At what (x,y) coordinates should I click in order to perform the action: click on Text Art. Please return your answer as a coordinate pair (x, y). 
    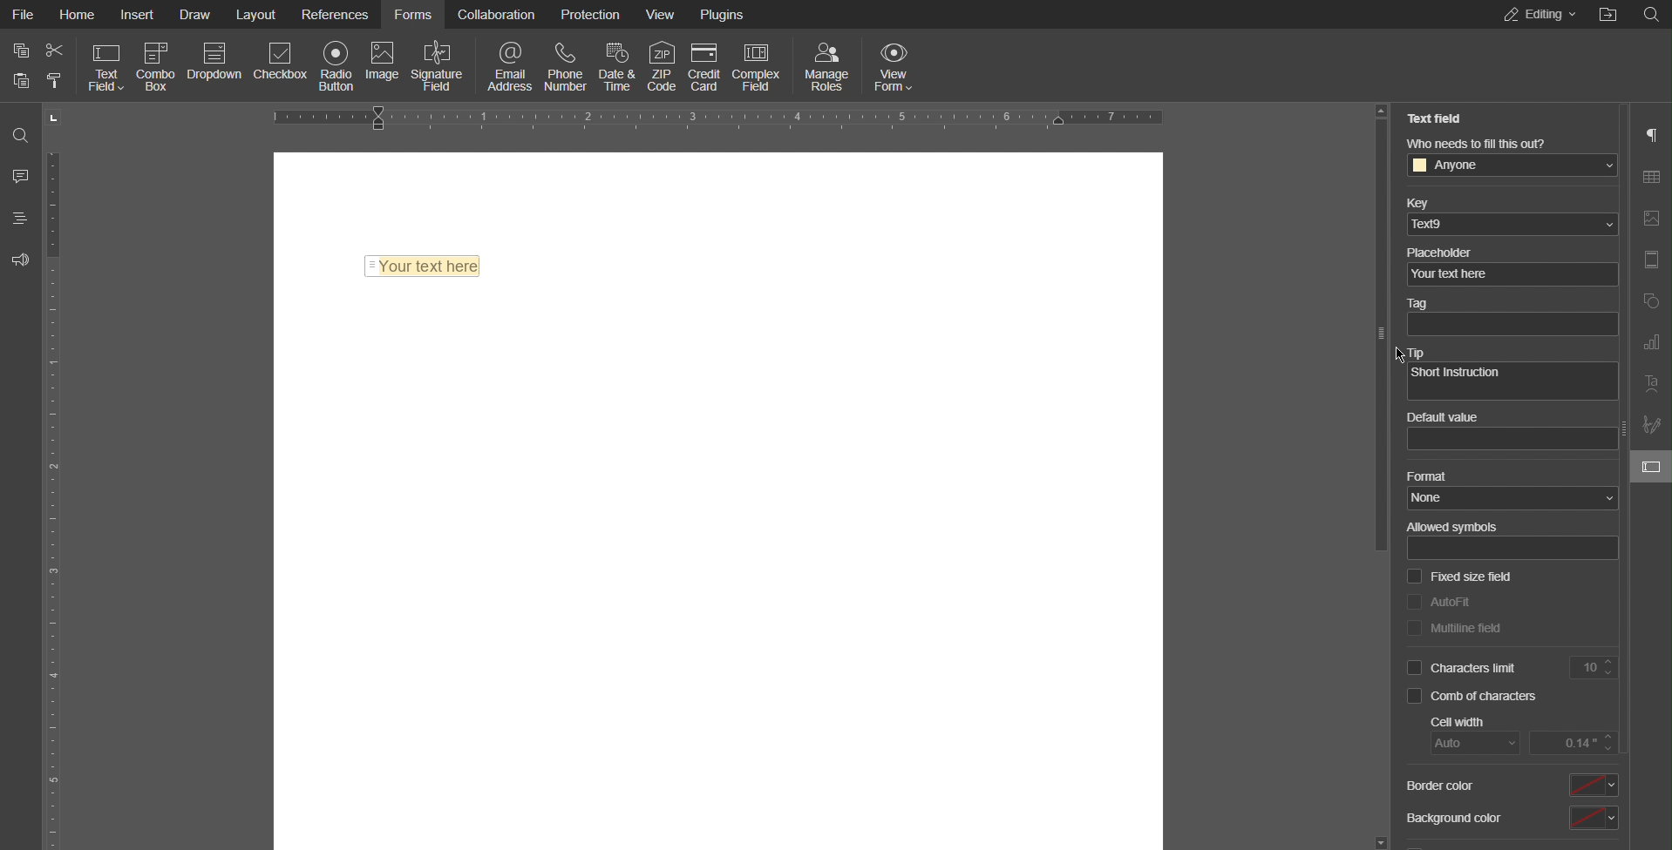
    Looking at the image, I should click on (1649, 384).